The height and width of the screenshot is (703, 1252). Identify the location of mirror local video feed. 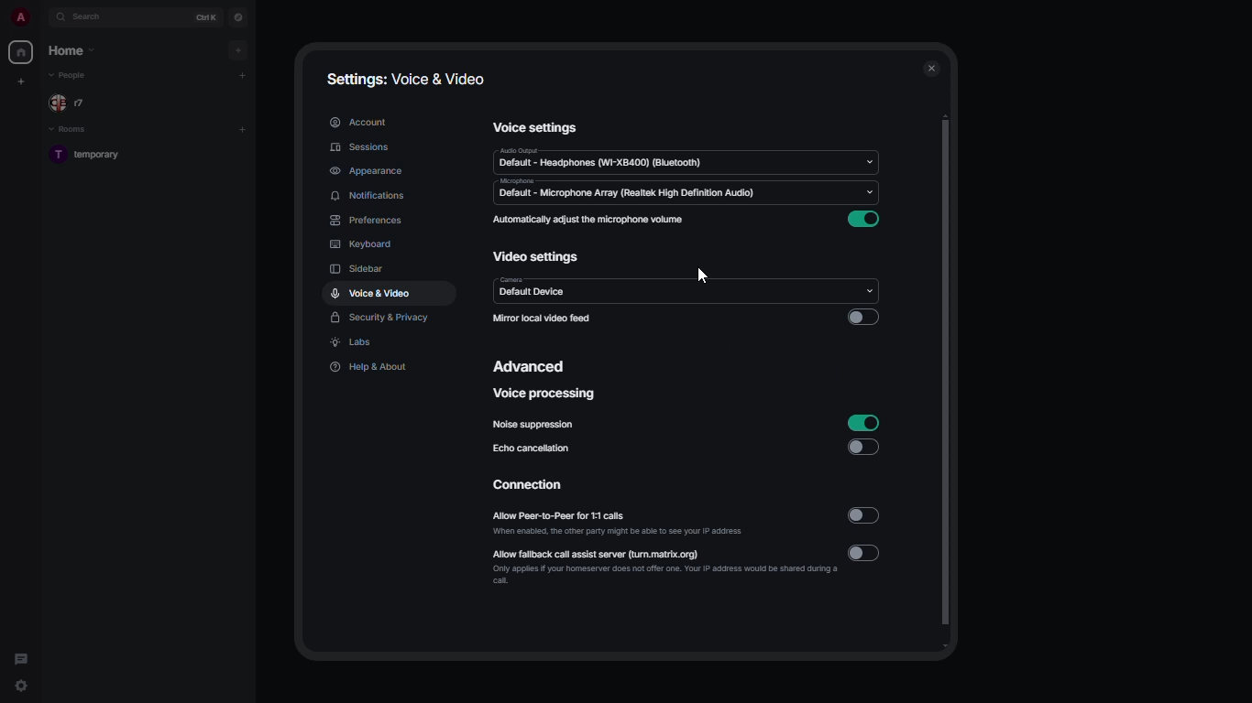
(542, 319).